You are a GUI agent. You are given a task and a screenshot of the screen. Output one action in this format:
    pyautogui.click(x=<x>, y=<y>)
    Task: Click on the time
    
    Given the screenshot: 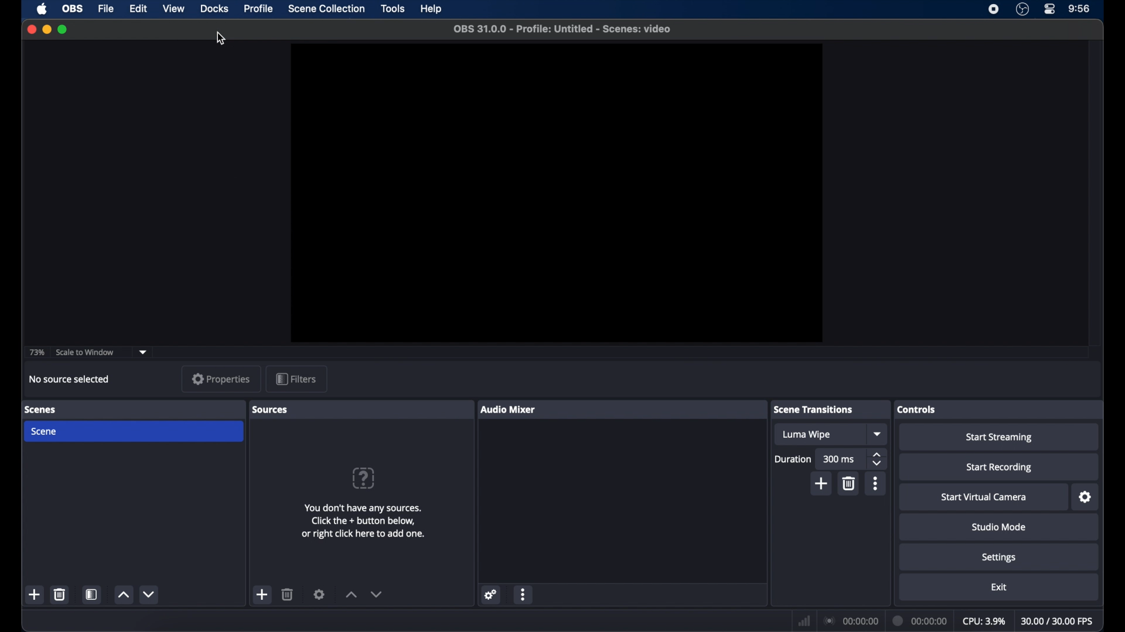 What is the action you would take?
    pyautogui.click(x=1079, y=9)
    